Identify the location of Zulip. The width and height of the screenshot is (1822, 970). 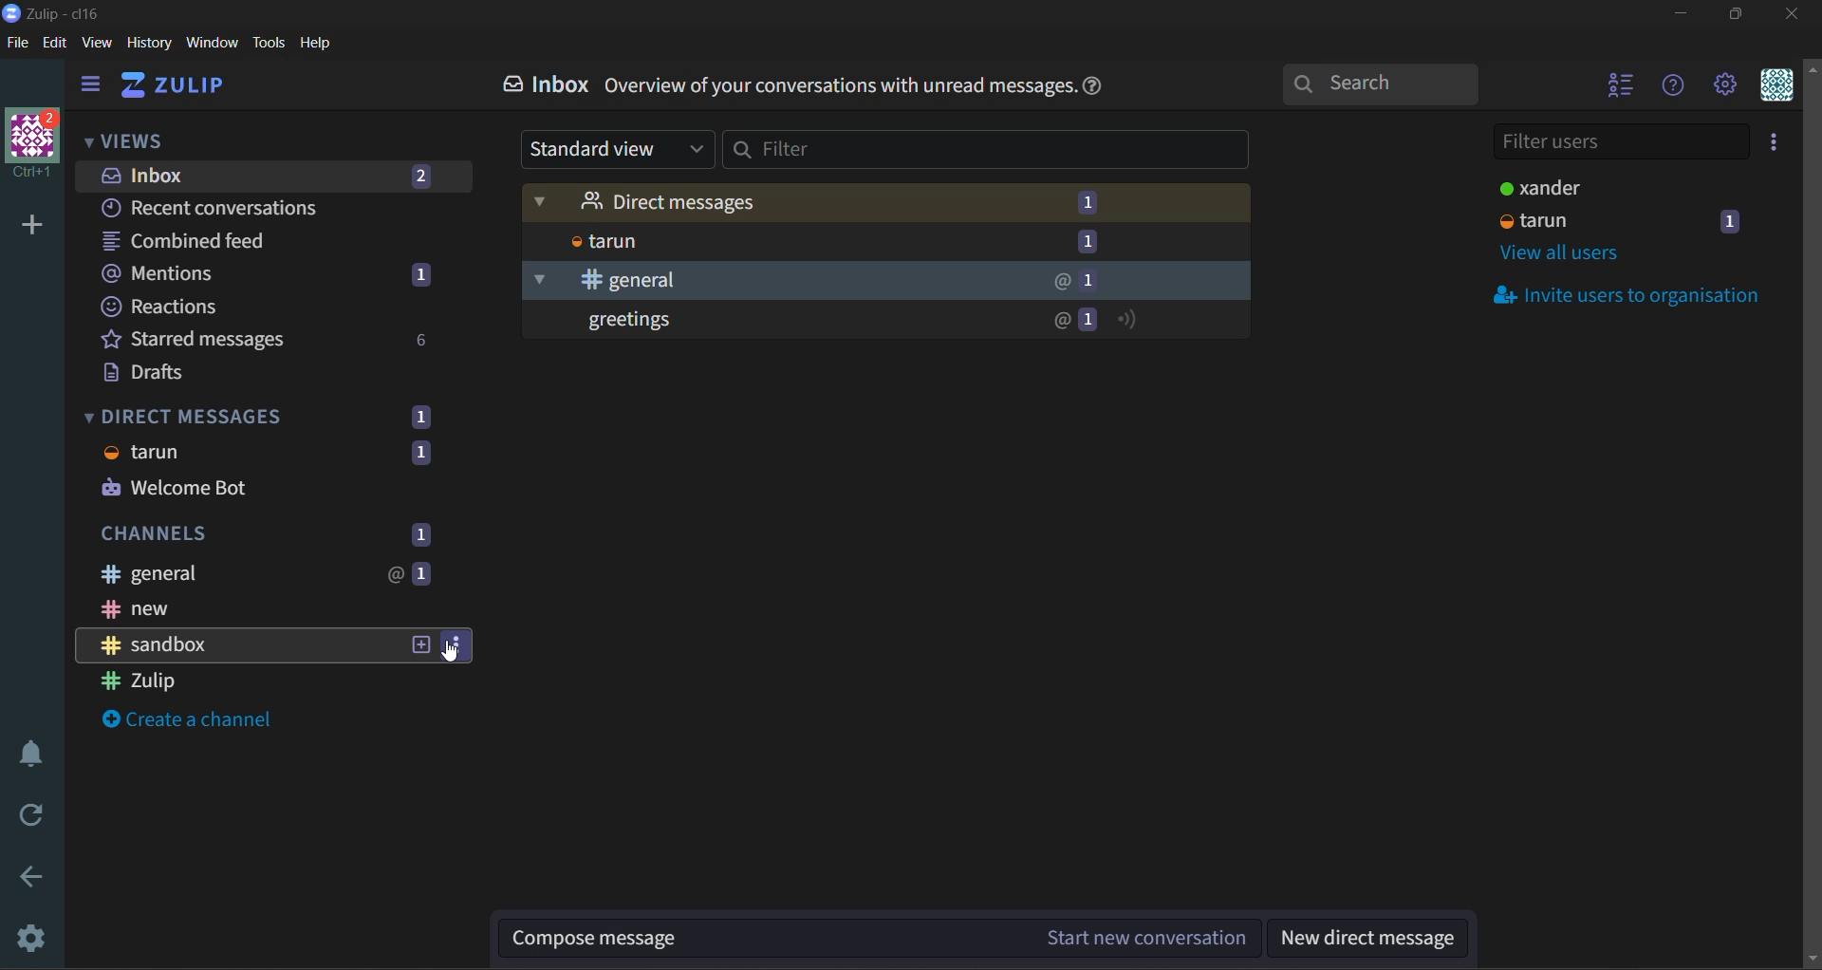
(216, 681).